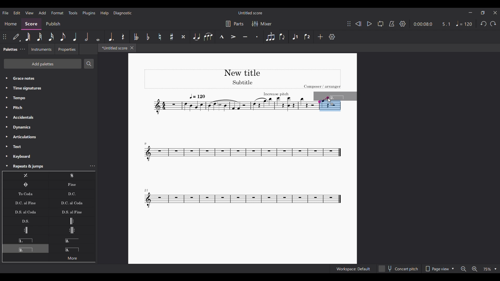 The height and width of the screenshot is (281, 500). What do you see at coordinates (446, 24) in the screenshot?
I see `Current ratio` at bounding box center [446, 24].